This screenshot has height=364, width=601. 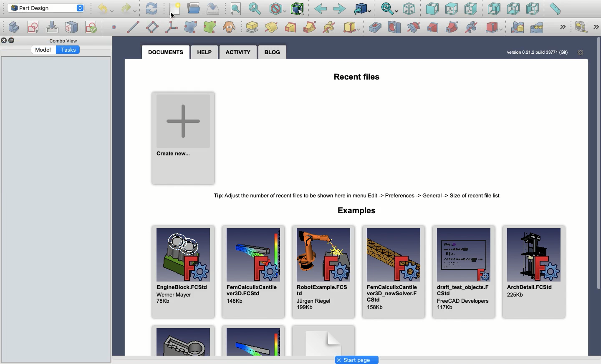 I want to click on Datum point, so click(x=114, y=26).